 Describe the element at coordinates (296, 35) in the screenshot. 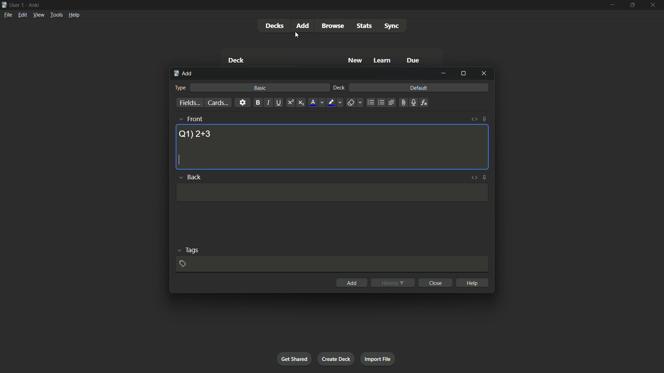

I see `cursor` at that location.